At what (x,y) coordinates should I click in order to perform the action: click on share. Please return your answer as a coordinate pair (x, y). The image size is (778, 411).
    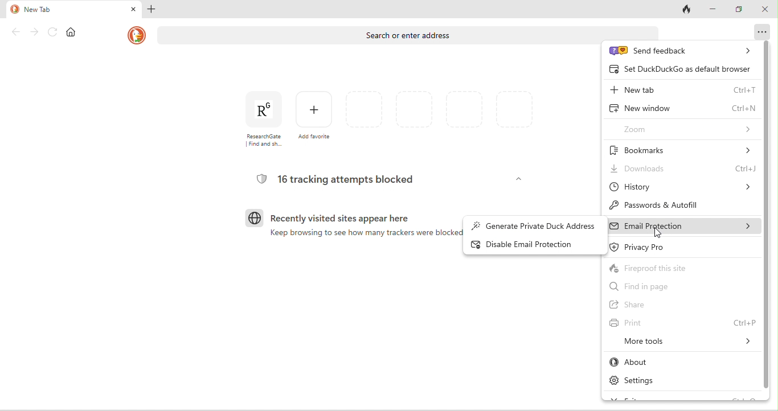
    Looking at the image, I should click on (651, 303).